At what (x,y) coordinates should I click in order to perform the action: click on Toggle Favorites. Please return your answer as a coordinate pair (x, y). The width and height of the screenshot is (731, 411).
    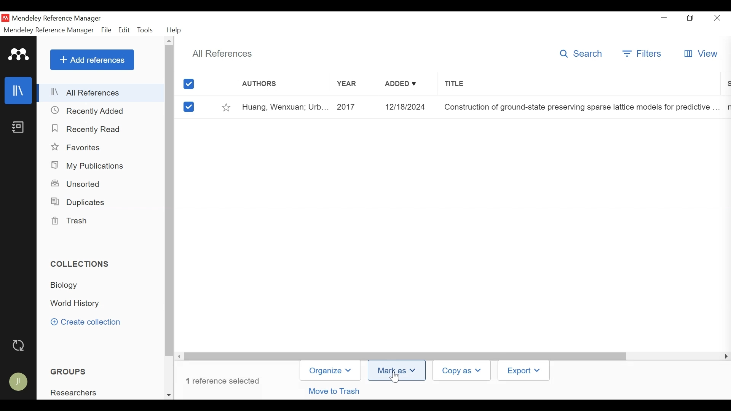
    Looking at the image, I should click on (227, 108).